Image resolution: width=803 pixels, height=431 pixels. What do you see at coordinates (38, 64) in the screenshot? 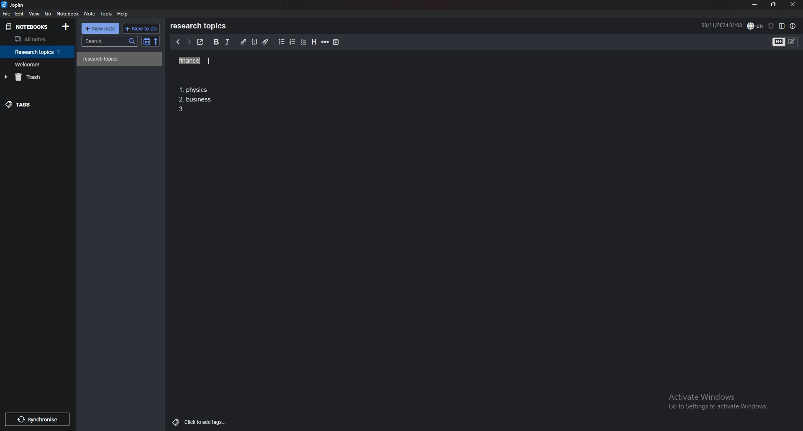
I see `notebook` at bounding box center [38, 64].